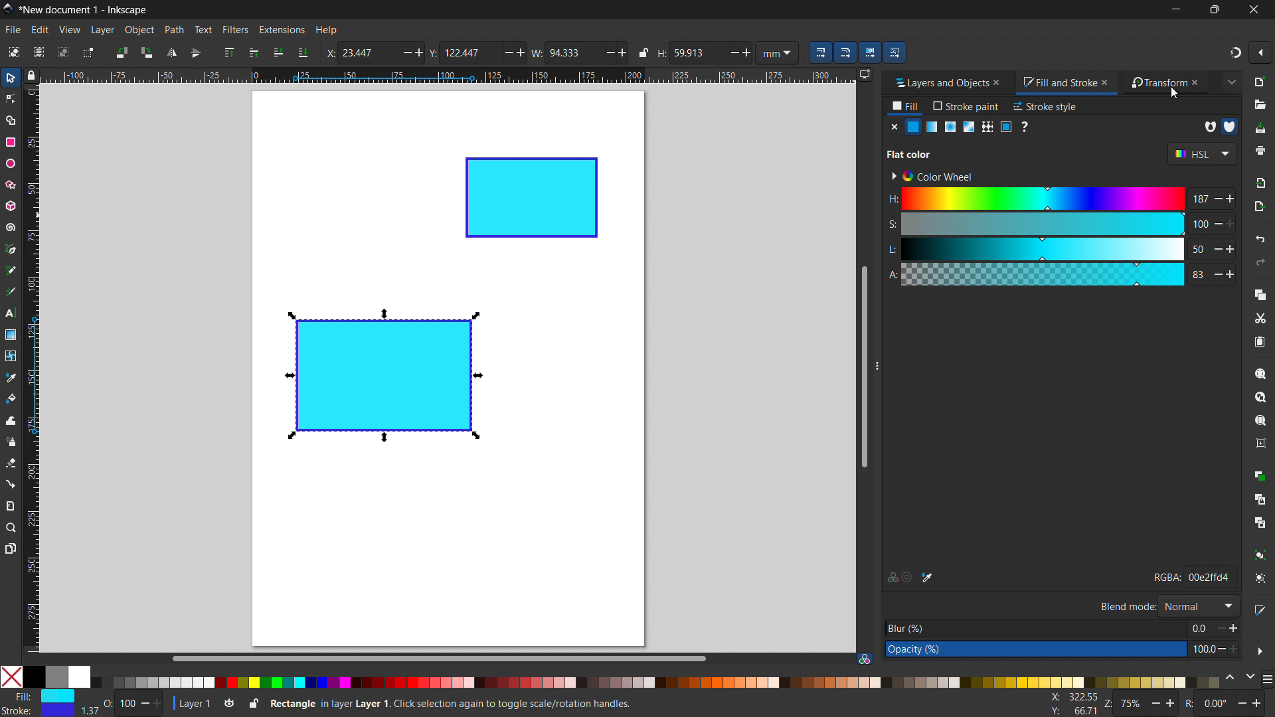 This screenshot has width=1275, height=717. I want to click on O: 100, so click(134, 702).